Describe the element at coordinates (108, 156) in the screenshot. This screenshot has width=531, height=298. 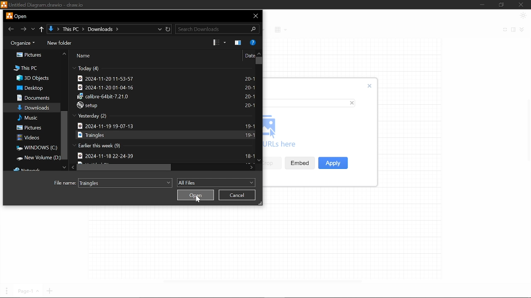
I see `2024-11-18 22-24-39` at that location.